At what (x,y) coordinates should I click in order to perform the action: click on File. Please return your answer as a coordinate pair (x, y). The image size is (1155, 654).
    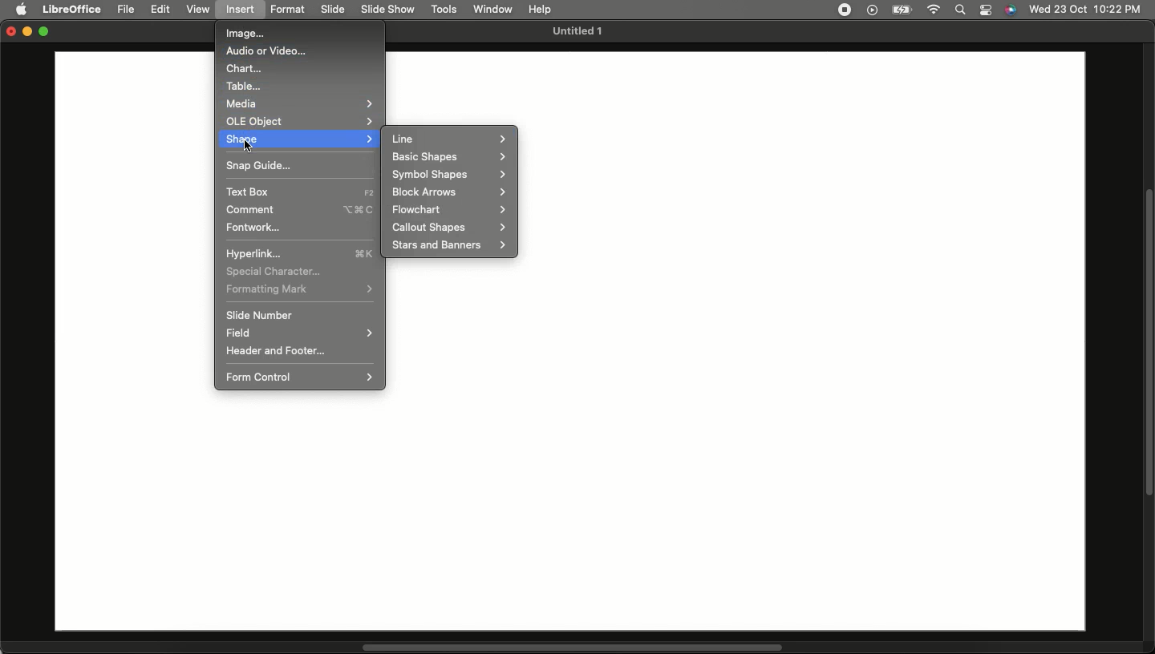
    Looking at the image, I should click on (128, 10).